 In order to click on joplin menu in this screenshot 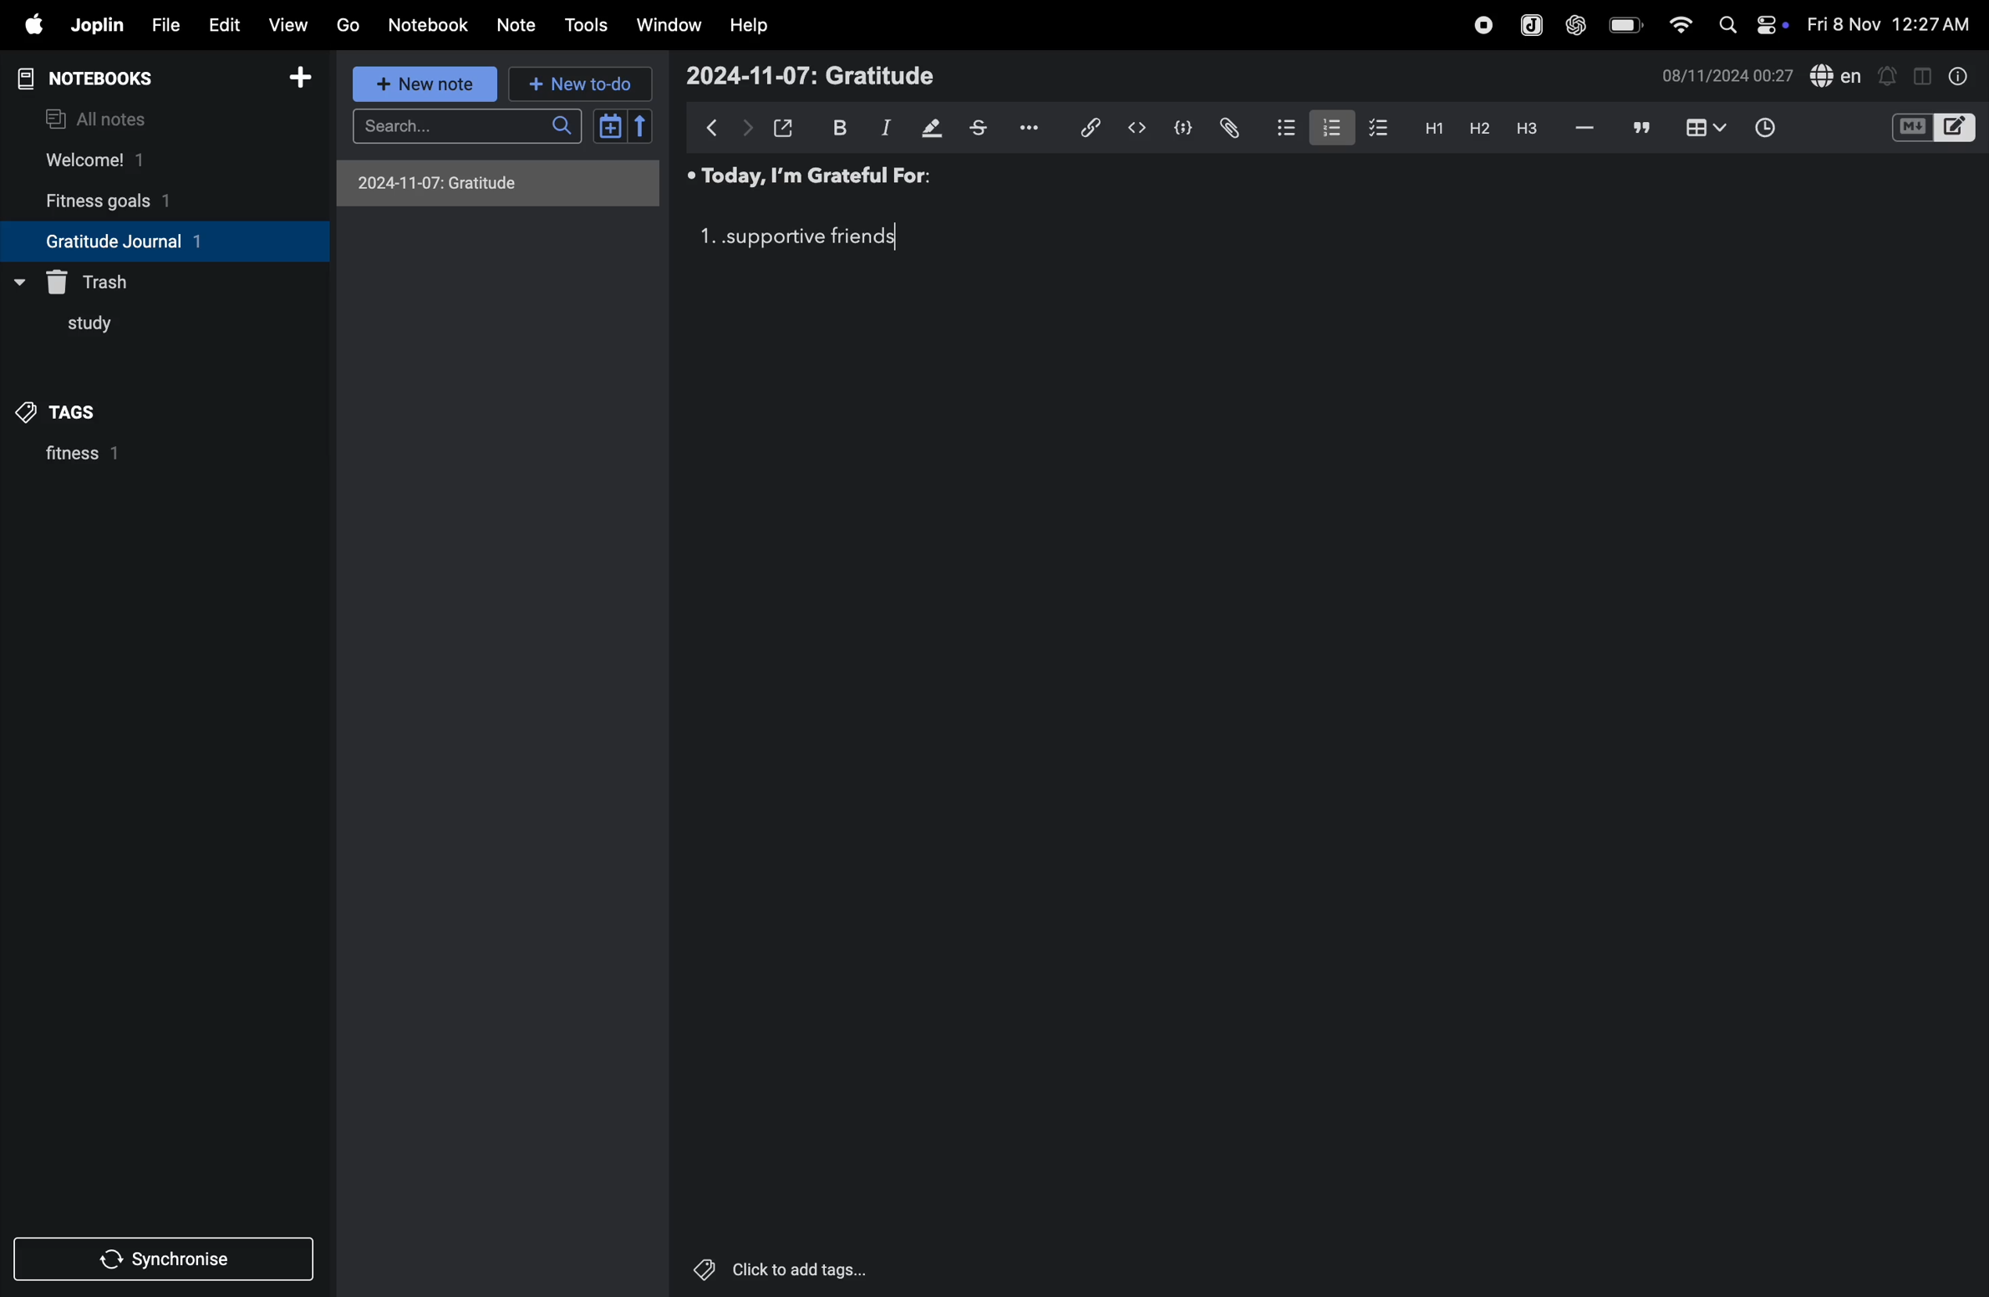, I will do `click(1531, 27)`.